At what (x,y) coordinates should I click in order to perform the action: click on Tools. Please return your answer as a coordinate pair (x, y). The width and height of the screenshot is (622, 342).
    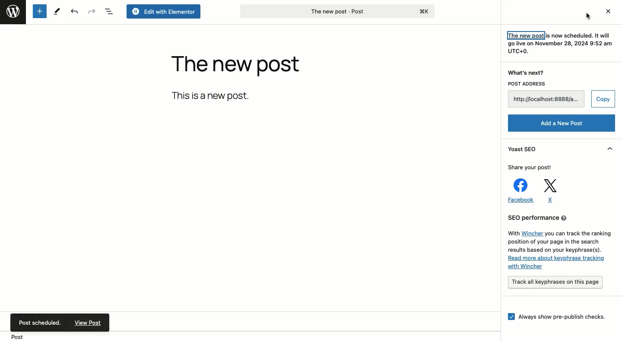
    Looking at the image, I should click on (57, 11).